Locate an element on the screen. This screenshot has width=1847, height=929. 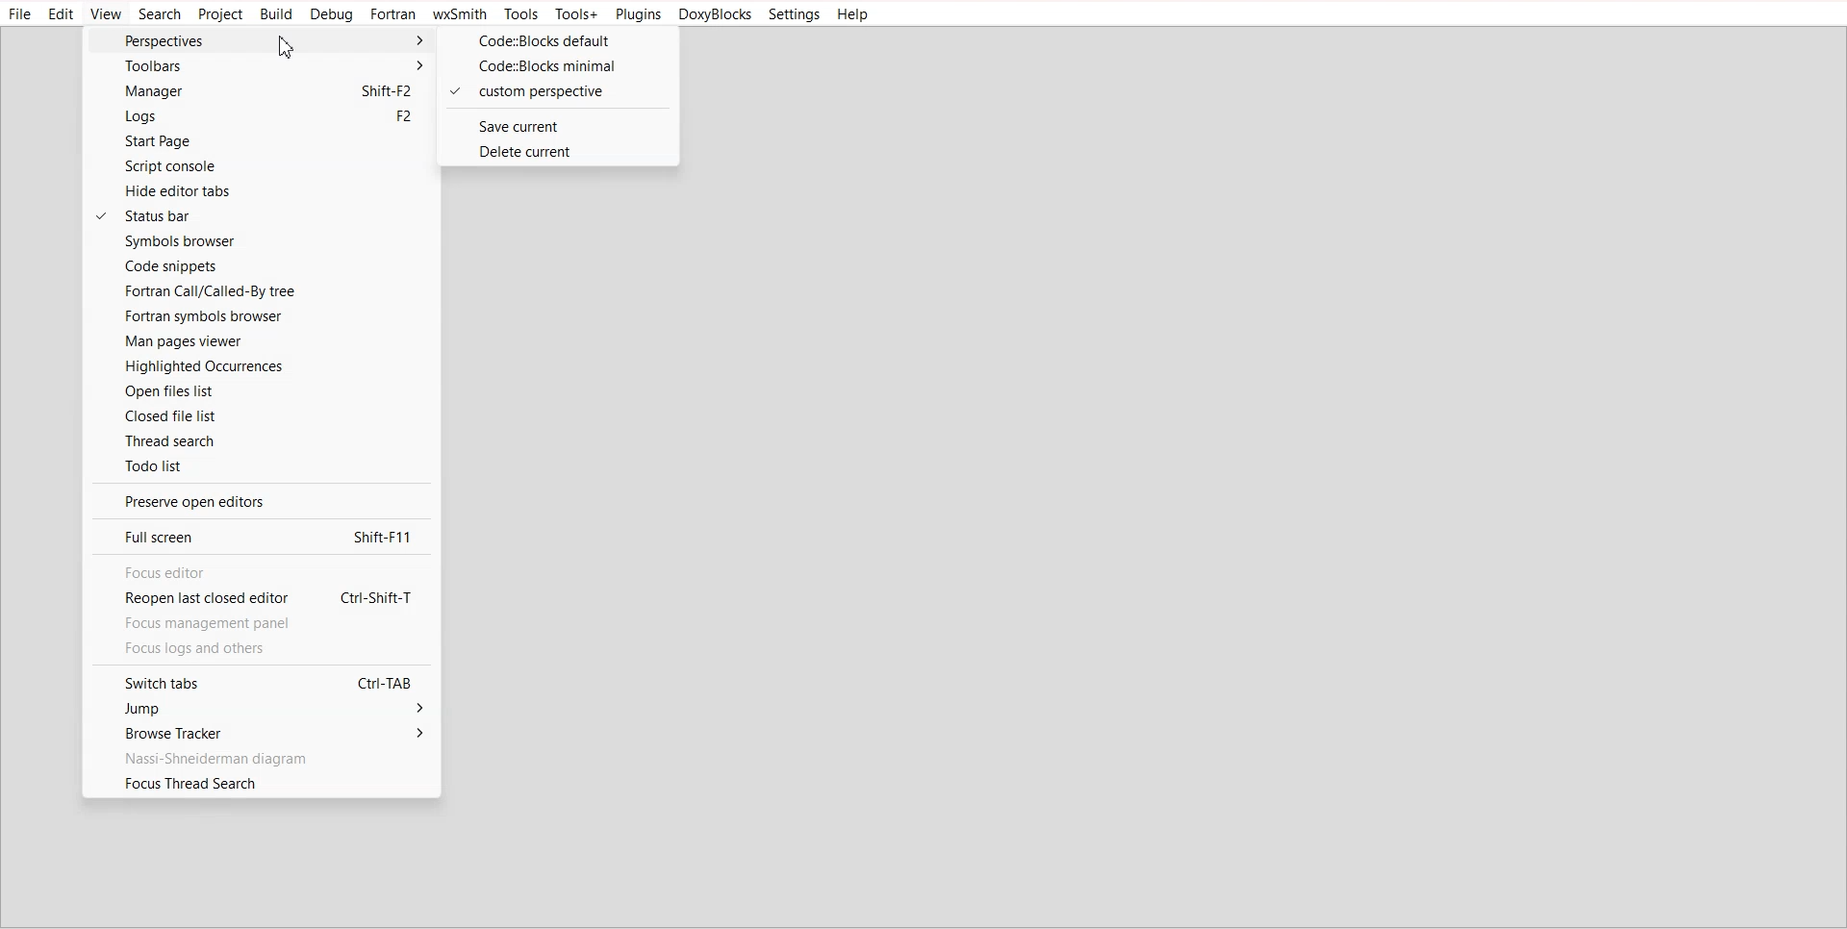
Preserve open editors is located at coordinates (257, 501).